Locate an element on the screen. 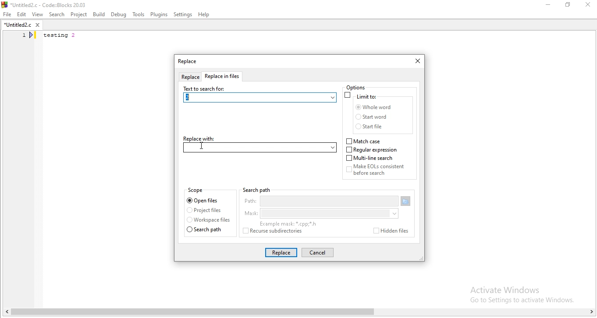 The width and height of the screenshot is (597, 318). tab title is located at coordinates (188, 62).